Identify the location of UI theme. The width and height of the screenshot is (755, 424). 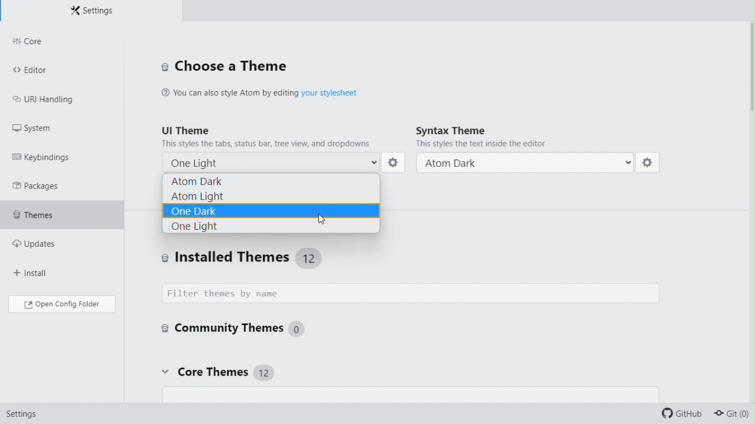
(269, 136).